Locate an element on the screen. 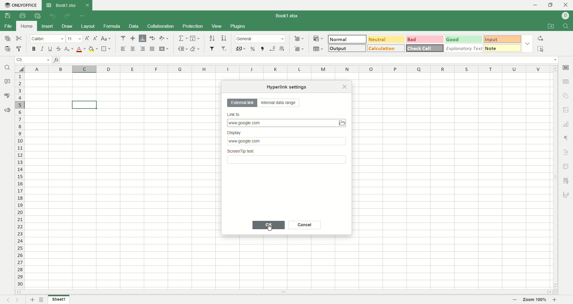 This screenshot has height=304, width=573. ONLYOFFICE is located at coordinates (20, 5).